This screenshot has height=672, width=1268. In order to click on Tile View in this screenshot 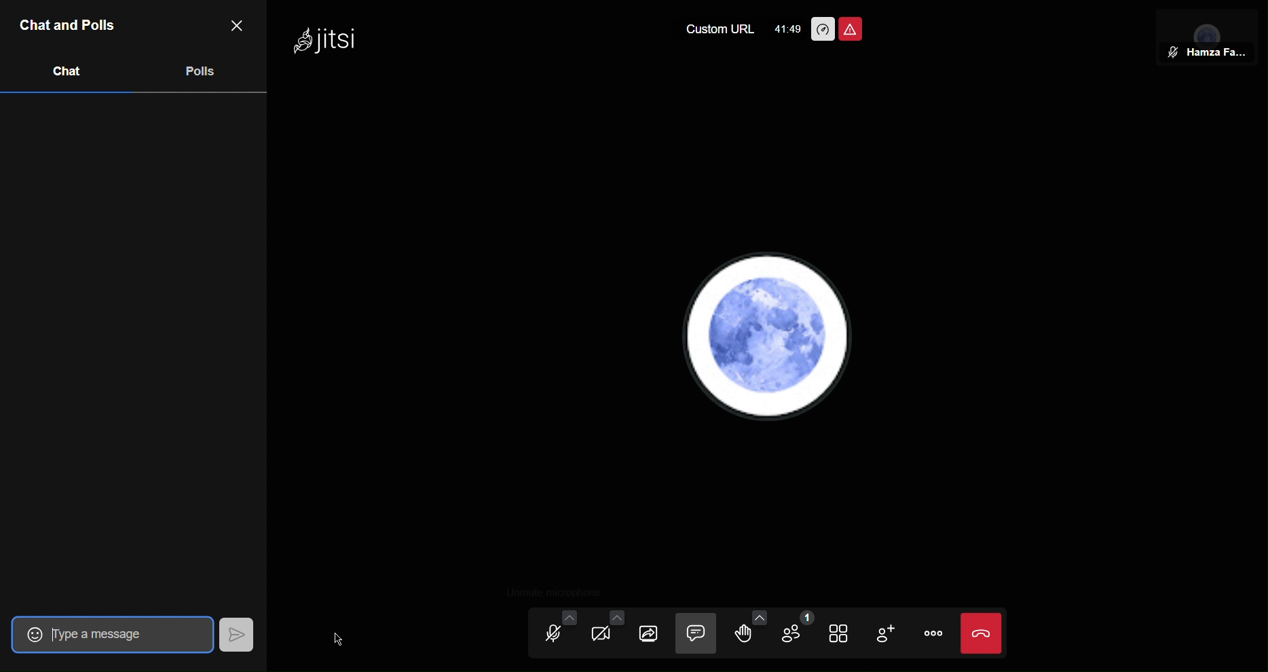, I will do `click(846, 630)`.